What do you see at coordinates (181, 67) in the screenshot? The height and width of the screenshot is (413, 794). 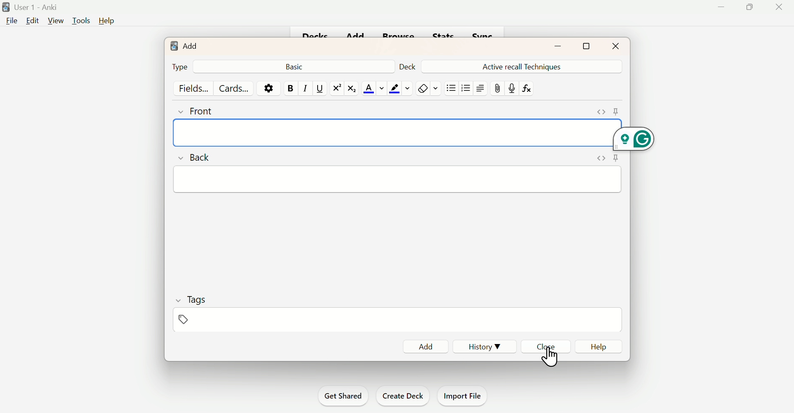 I see `Type` at bounding box center [181, 67].